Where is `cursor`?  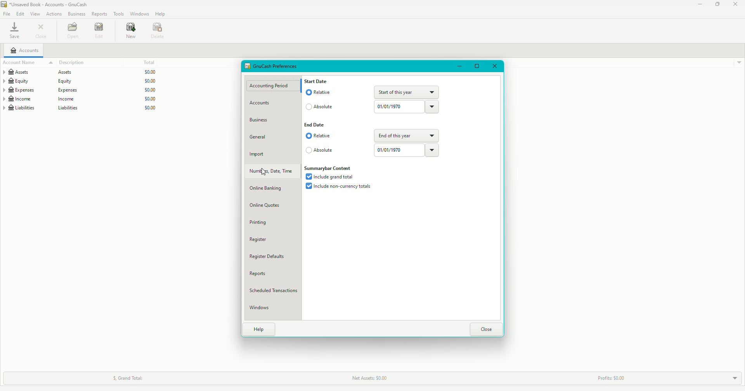
cursor is located at coordinates (263, 171).